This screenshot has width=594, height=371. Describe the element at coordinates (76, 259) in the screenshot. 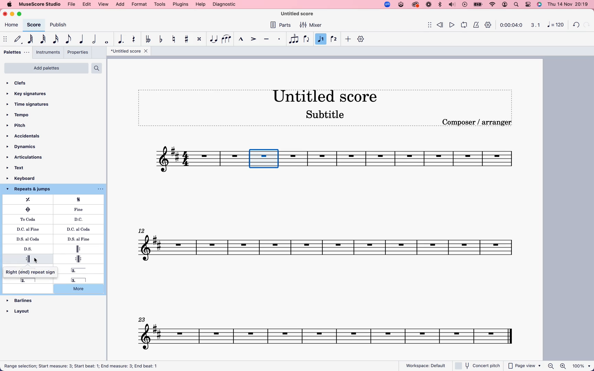

I see `right and left repeat sign` at that location.